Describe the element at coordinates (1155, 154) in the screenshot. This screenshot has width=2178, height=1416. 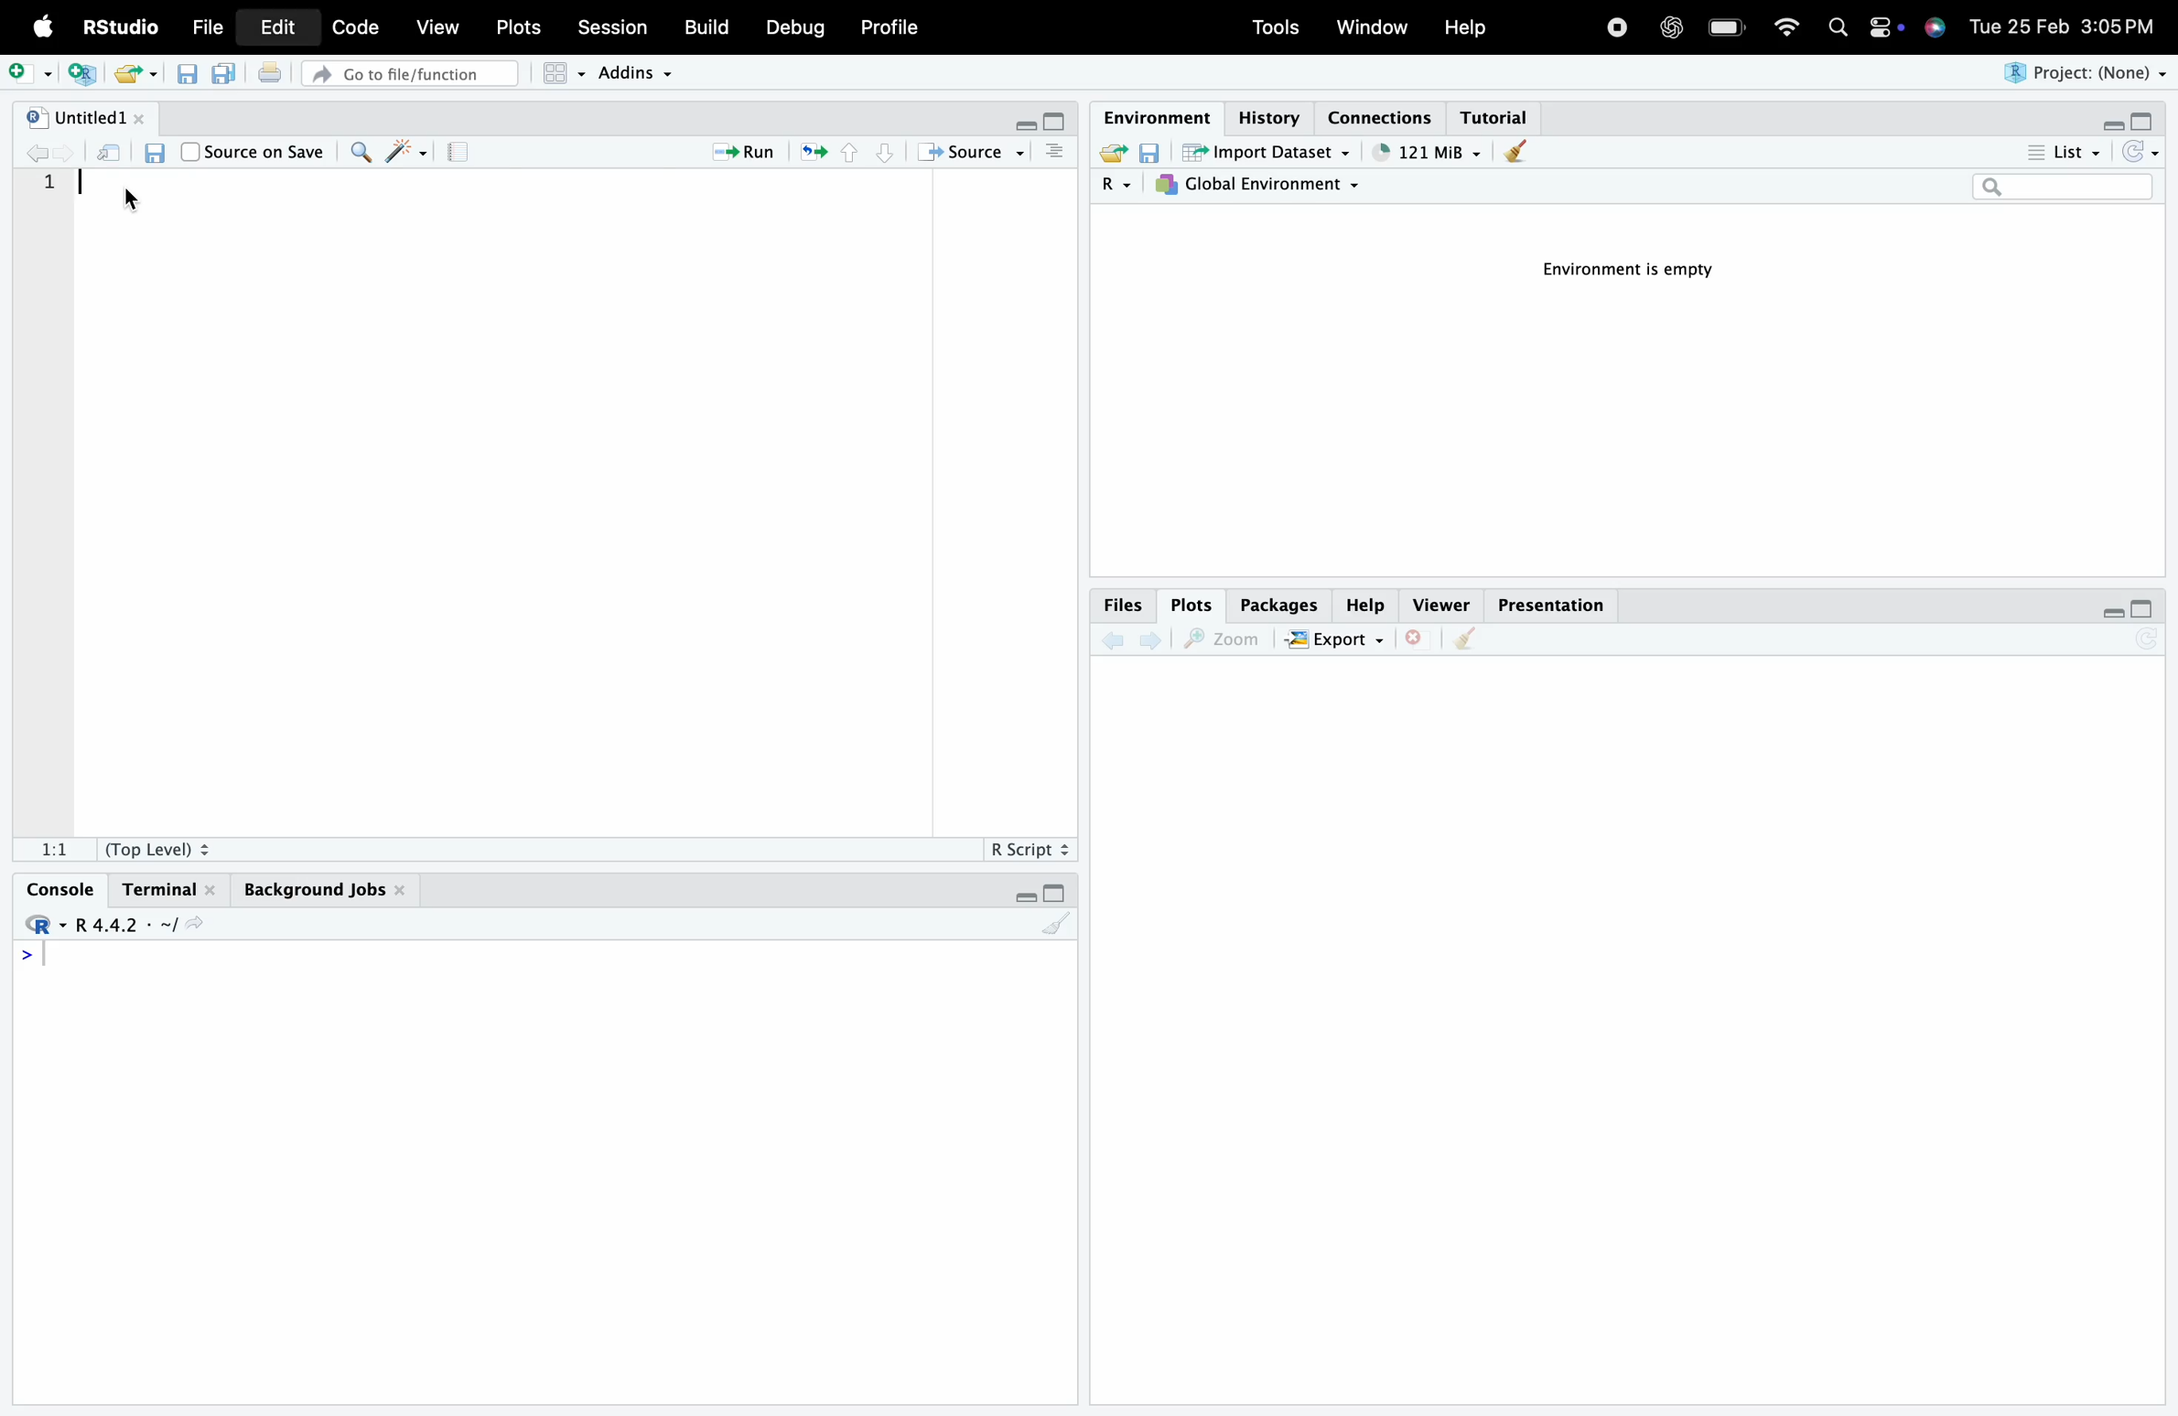
I see `Save workspace as` at that location.